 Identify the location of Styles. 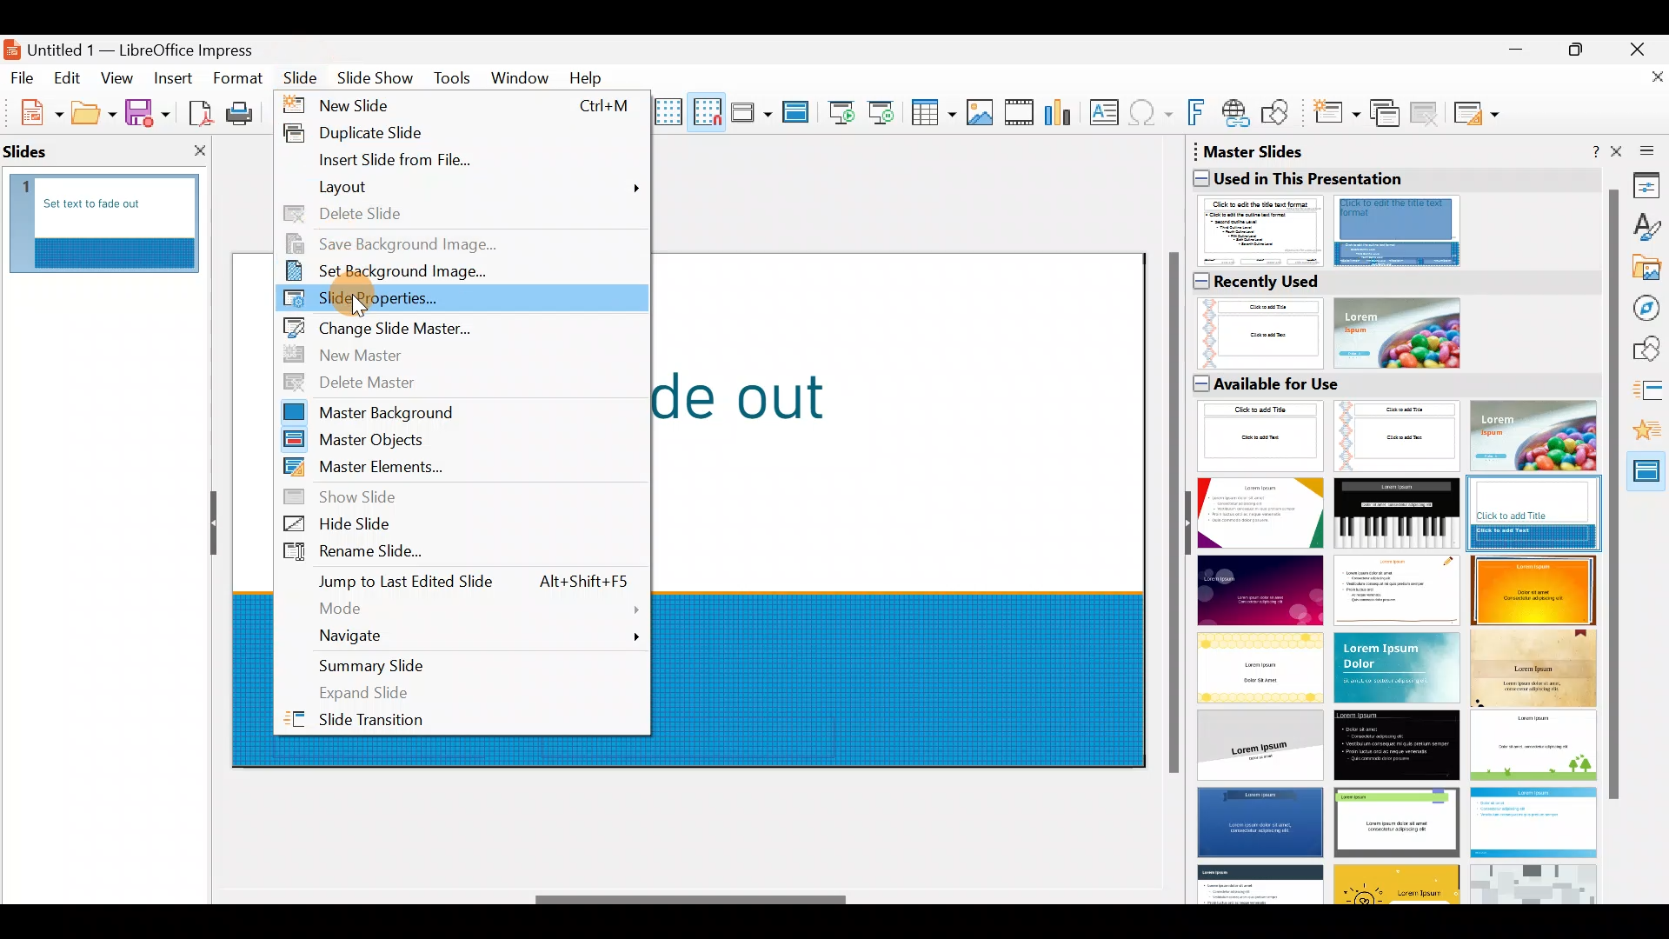
(1647, 230).